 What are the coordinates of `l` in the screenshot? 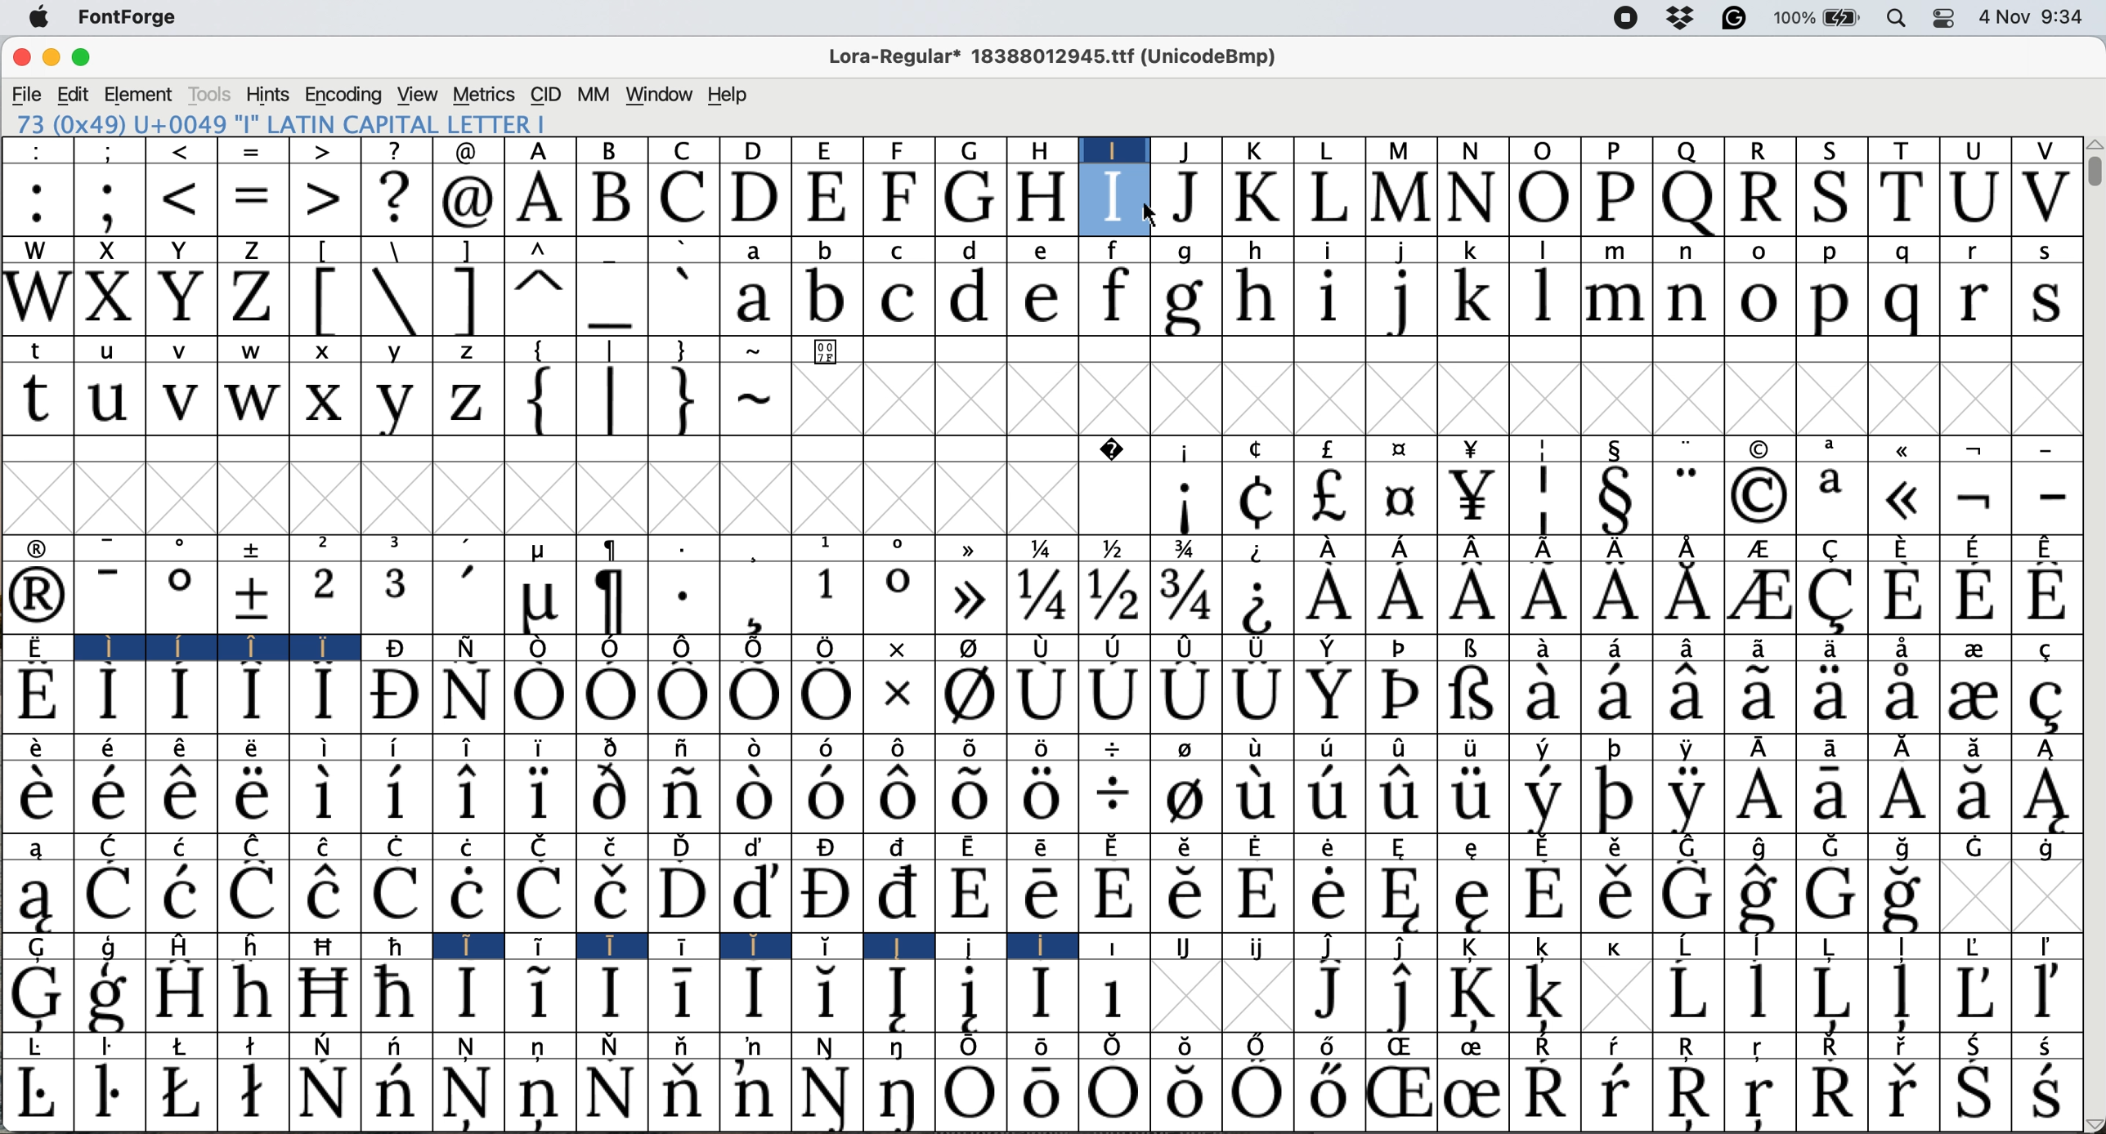 It's located at (1544, 251).